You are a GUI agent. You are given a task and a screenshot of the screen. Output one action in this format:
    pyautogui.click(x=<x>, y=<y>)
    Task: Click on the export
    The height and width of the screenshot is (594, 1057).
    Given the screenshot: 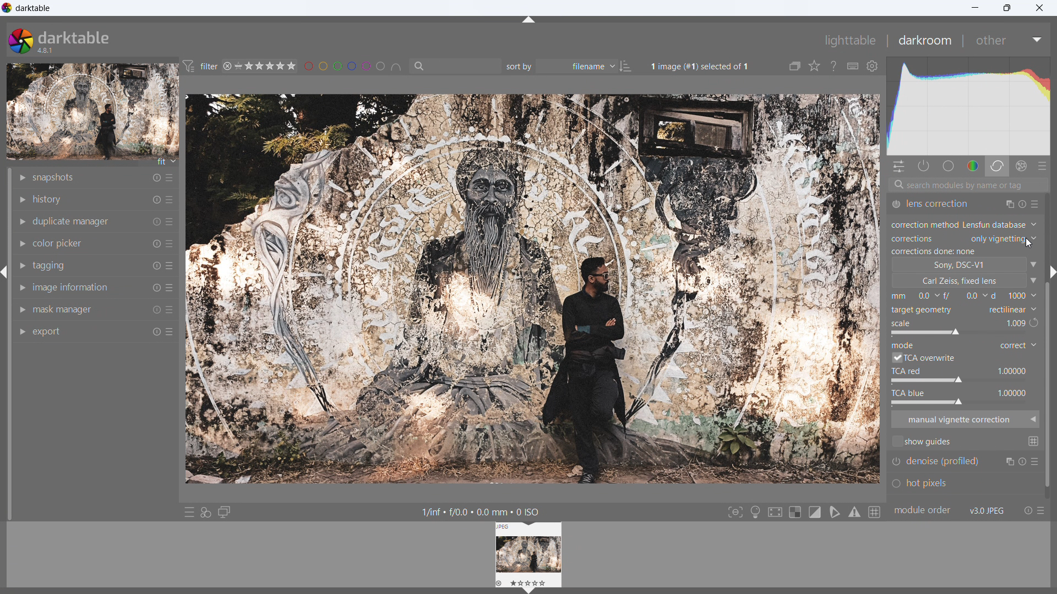 What is the action you would take?
    pyautogui.click(x=47, y=332)
    